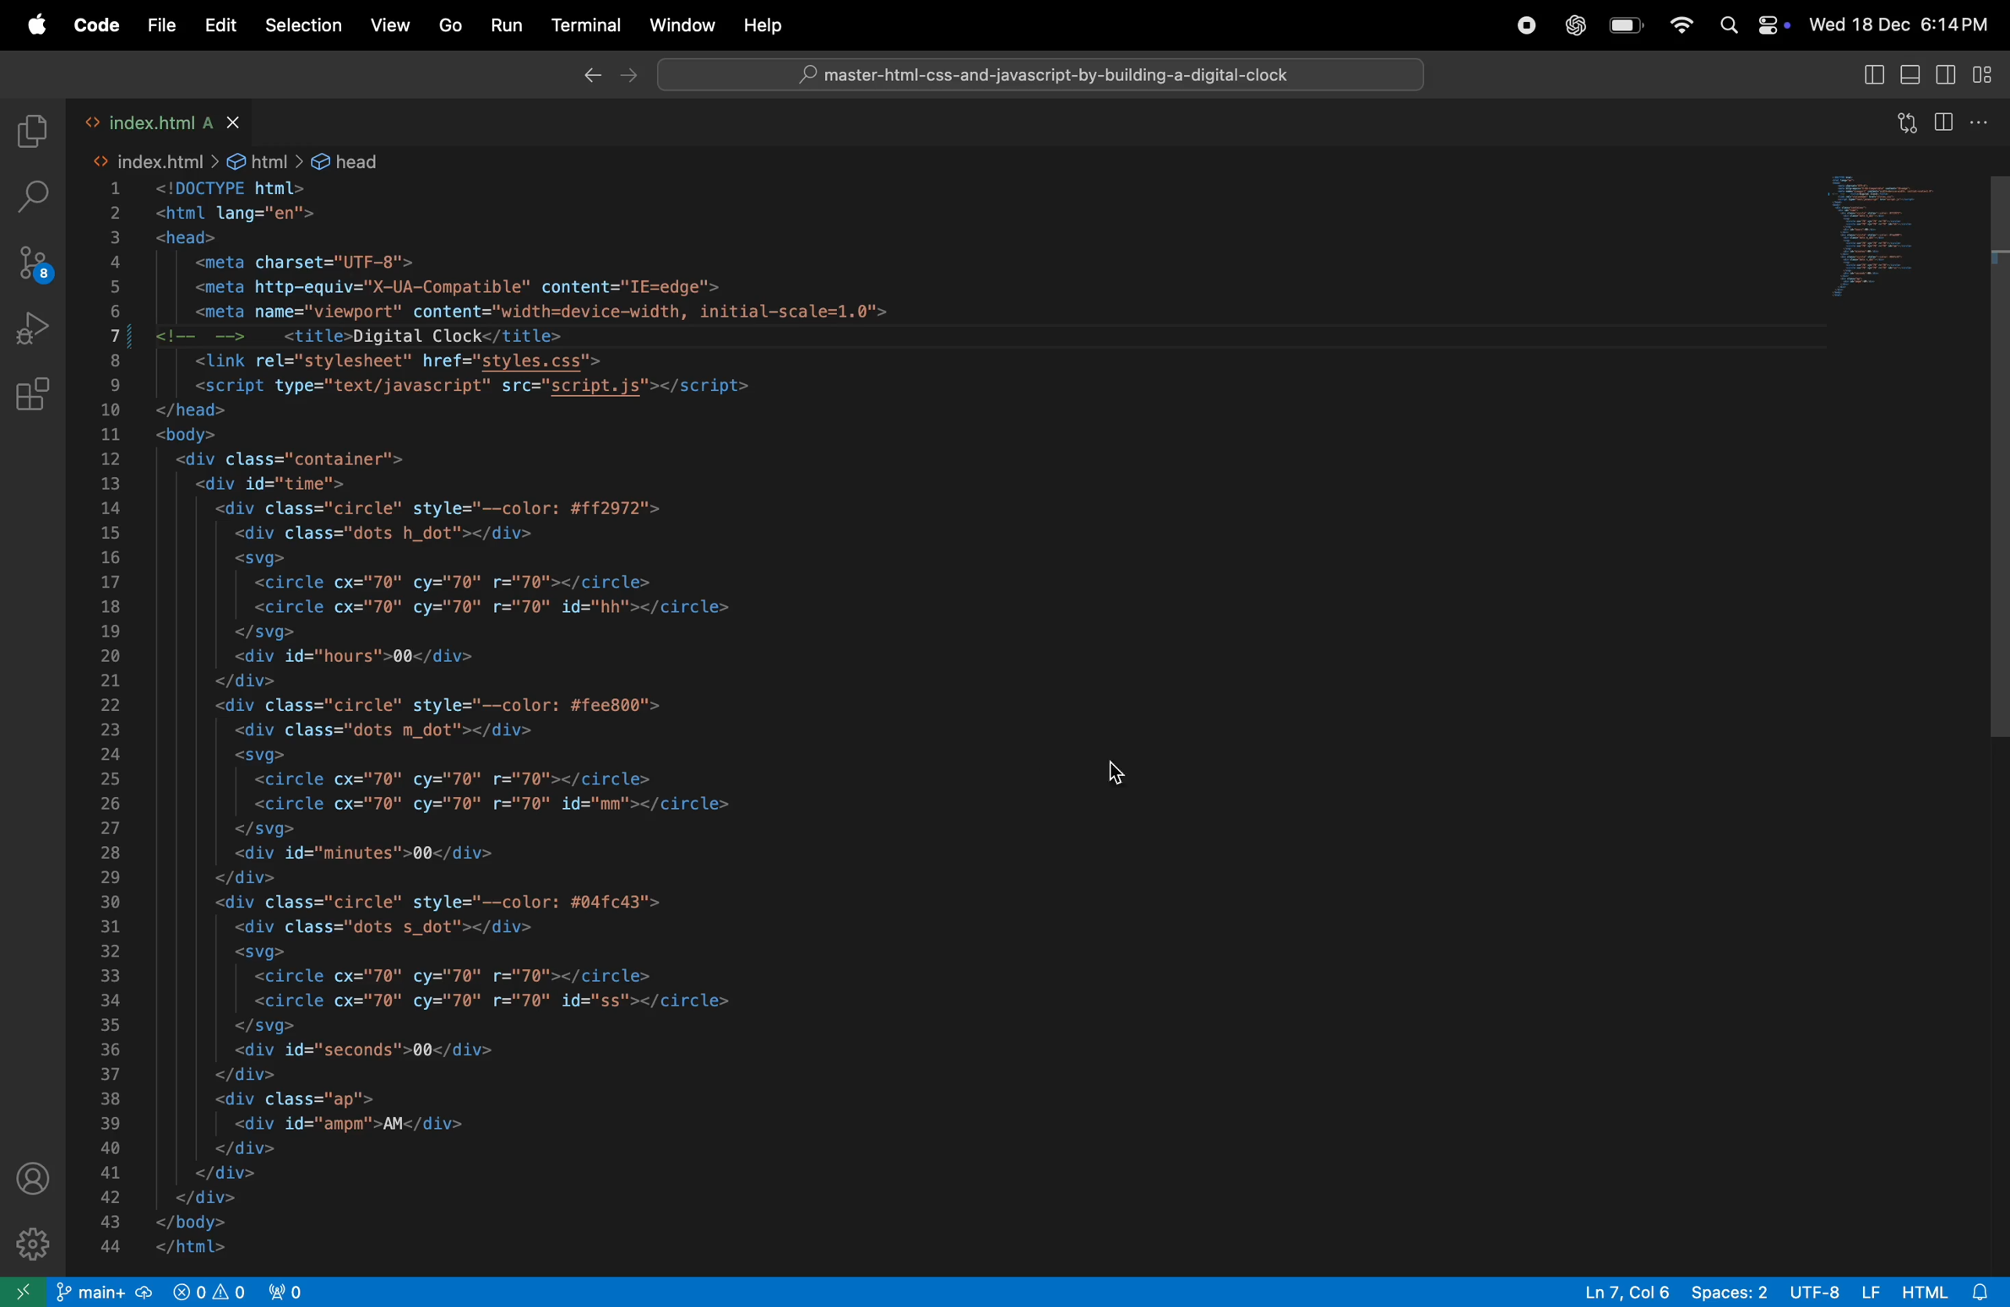 The width and height of the screenshot is (2010, 1307). What do you see at coordinates (680, 27) in the screenshot?
I see `window` at bounding box center [680, 27].